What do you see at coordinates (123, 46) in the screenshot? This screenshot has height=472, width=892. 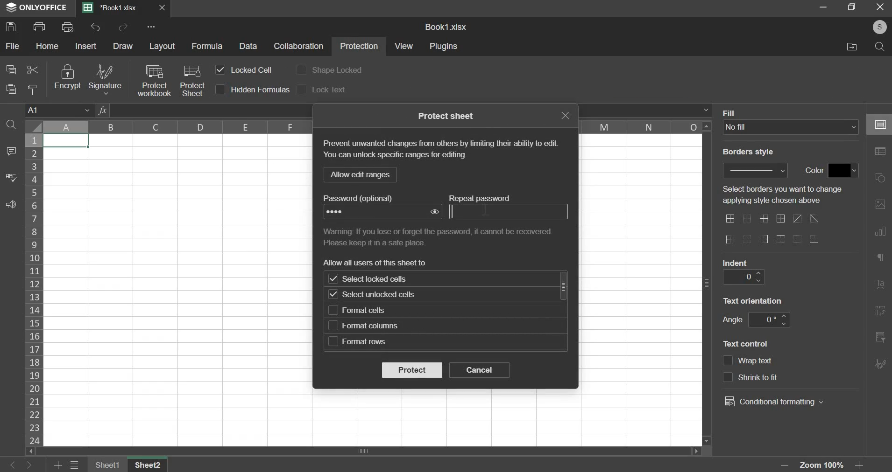 I see `draw` at bounding box center [123, 46].